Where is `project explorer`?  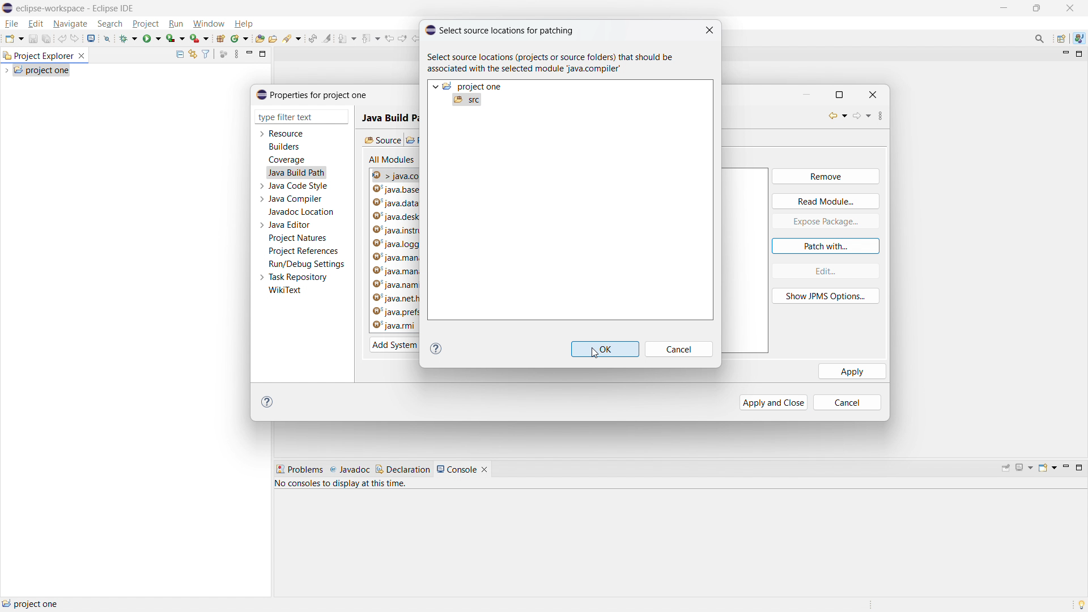
project explorer is located at coordinates (37, 55).